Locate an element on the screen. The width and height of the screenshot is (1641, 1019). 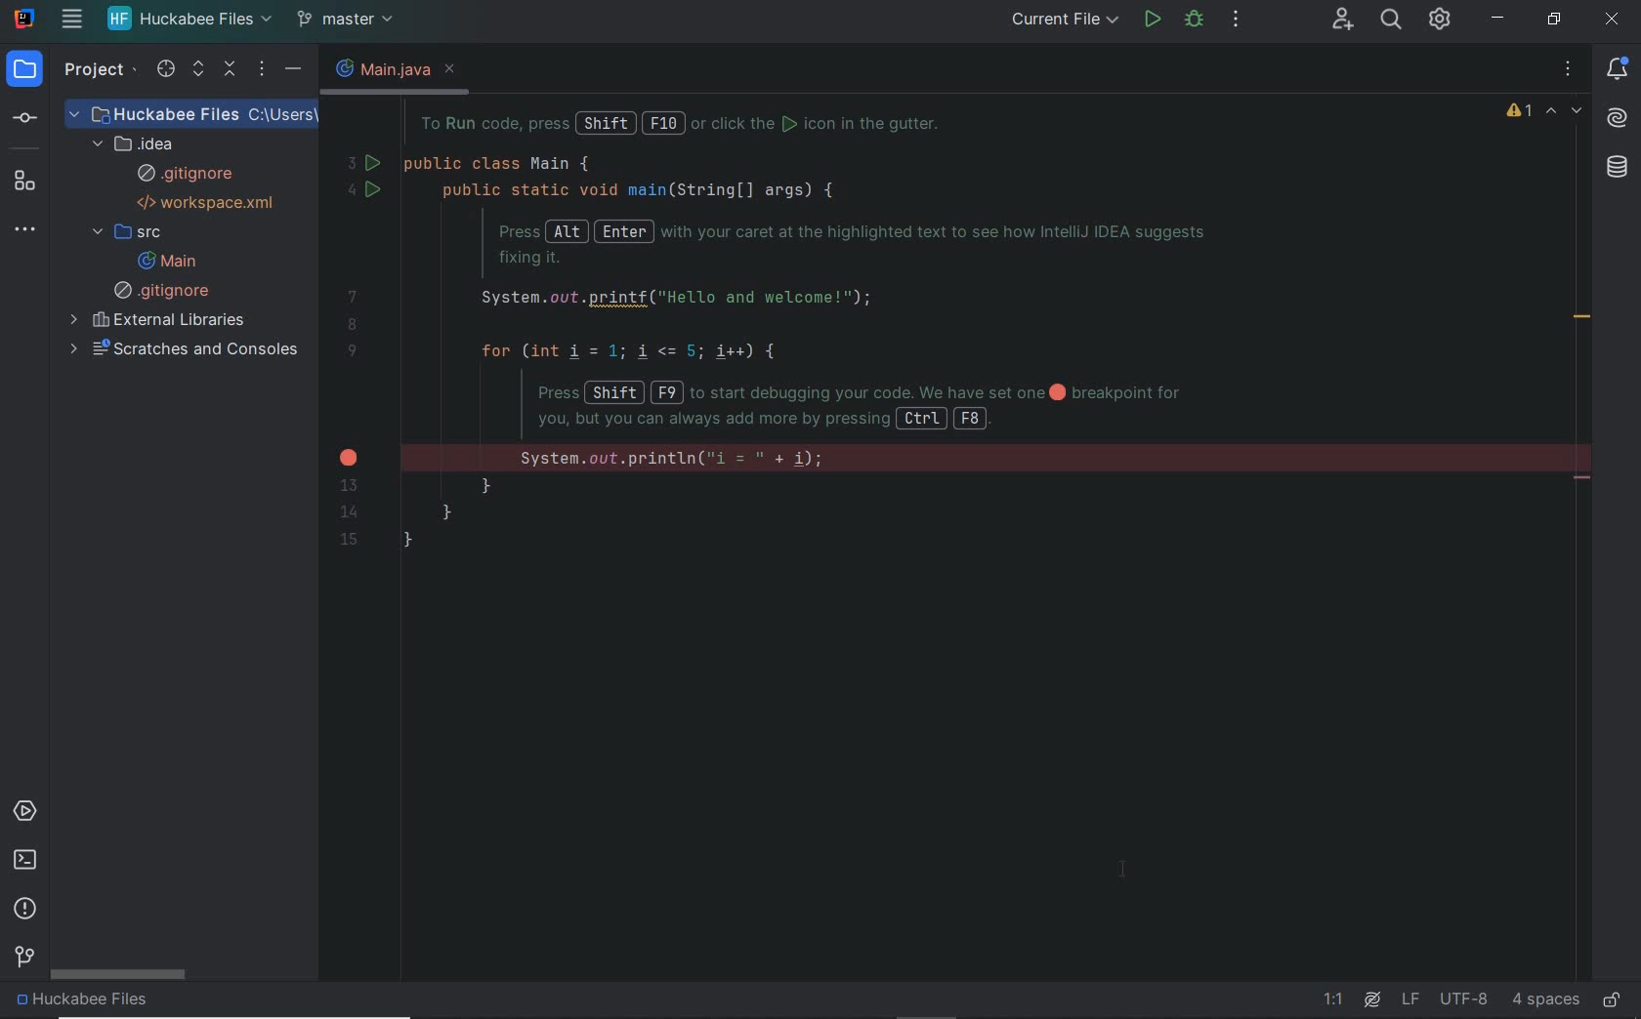
more tool windows is located at coordinates (31, 230).